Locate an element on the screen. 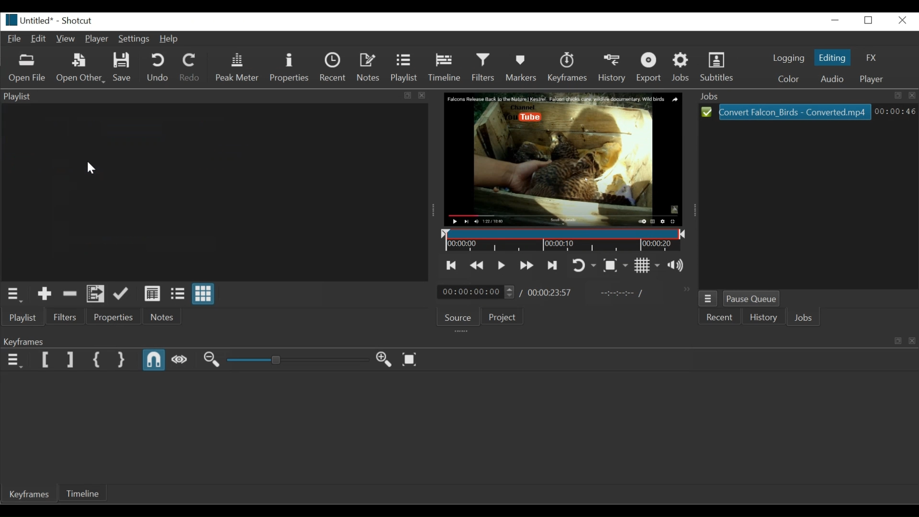 The height and width of the screenshot is (517, 919). Notes is located at coordinates (369, 67).